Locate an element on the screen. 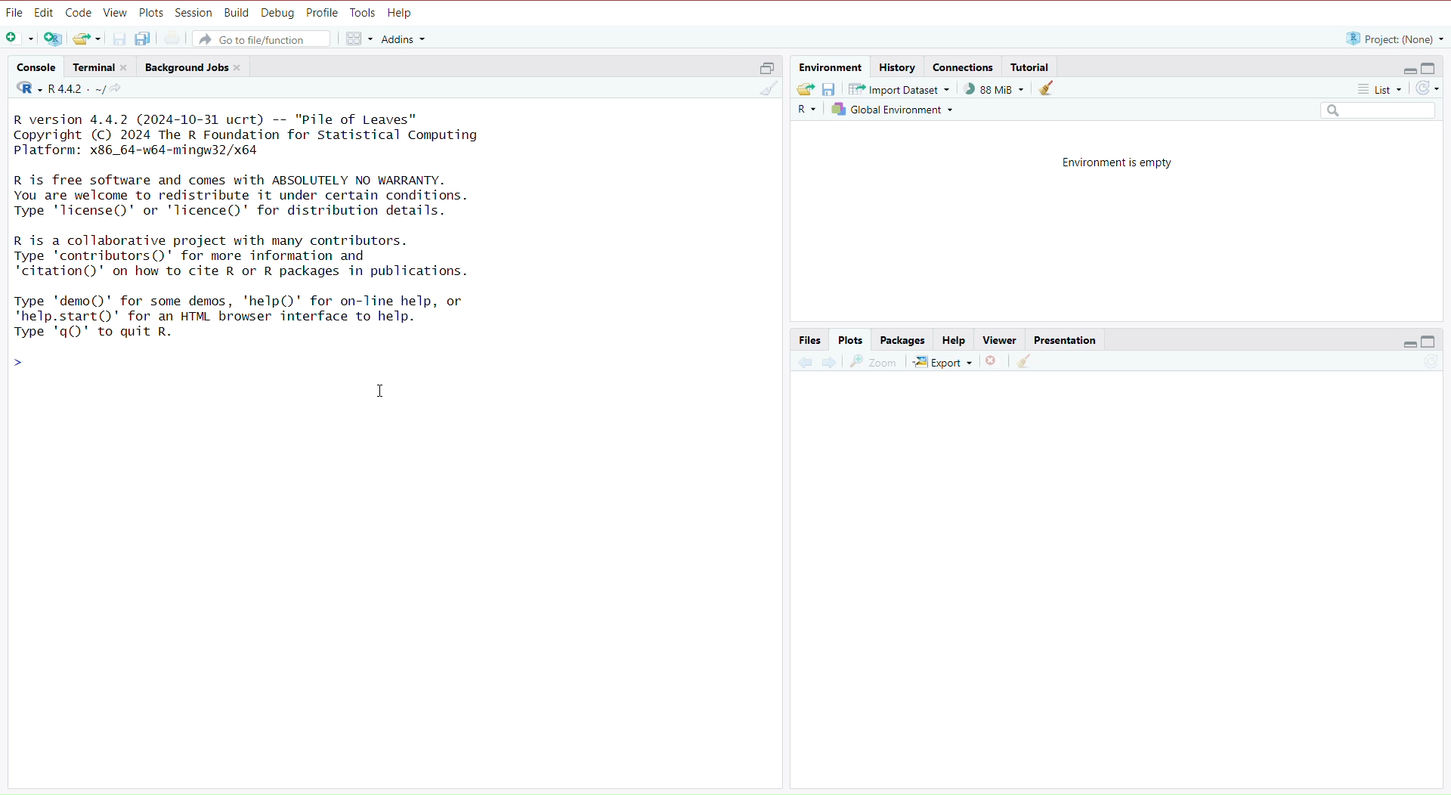 The width and height of the screenshot is (1451, 795). clear object from workspace is located at coordinates (1048, 90).